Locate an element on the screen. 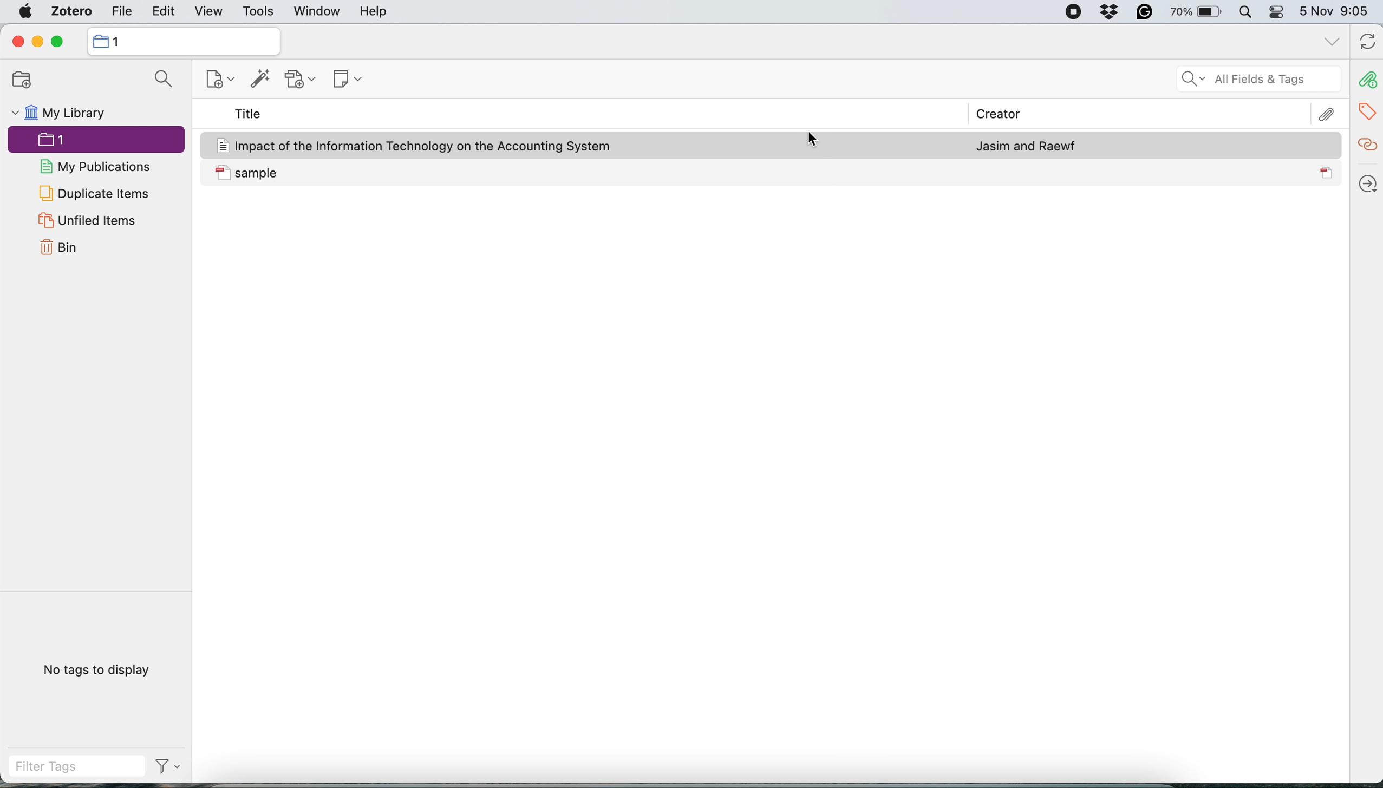 The height and width of the screenshot is (788, 1383). cursor is located at coordinates (814, 139).